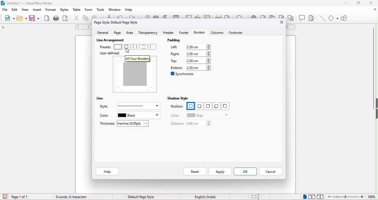  Describe the element at coordinates (149, 33) in the screenshot. I see `transparency` at that location.